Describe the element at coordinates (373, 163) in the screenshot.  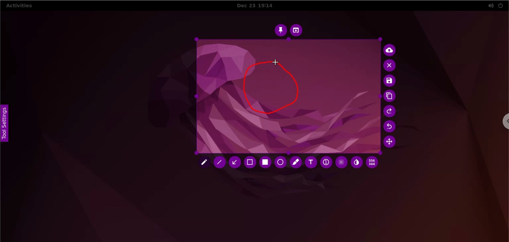
I see `x and y coordinates` at that location.